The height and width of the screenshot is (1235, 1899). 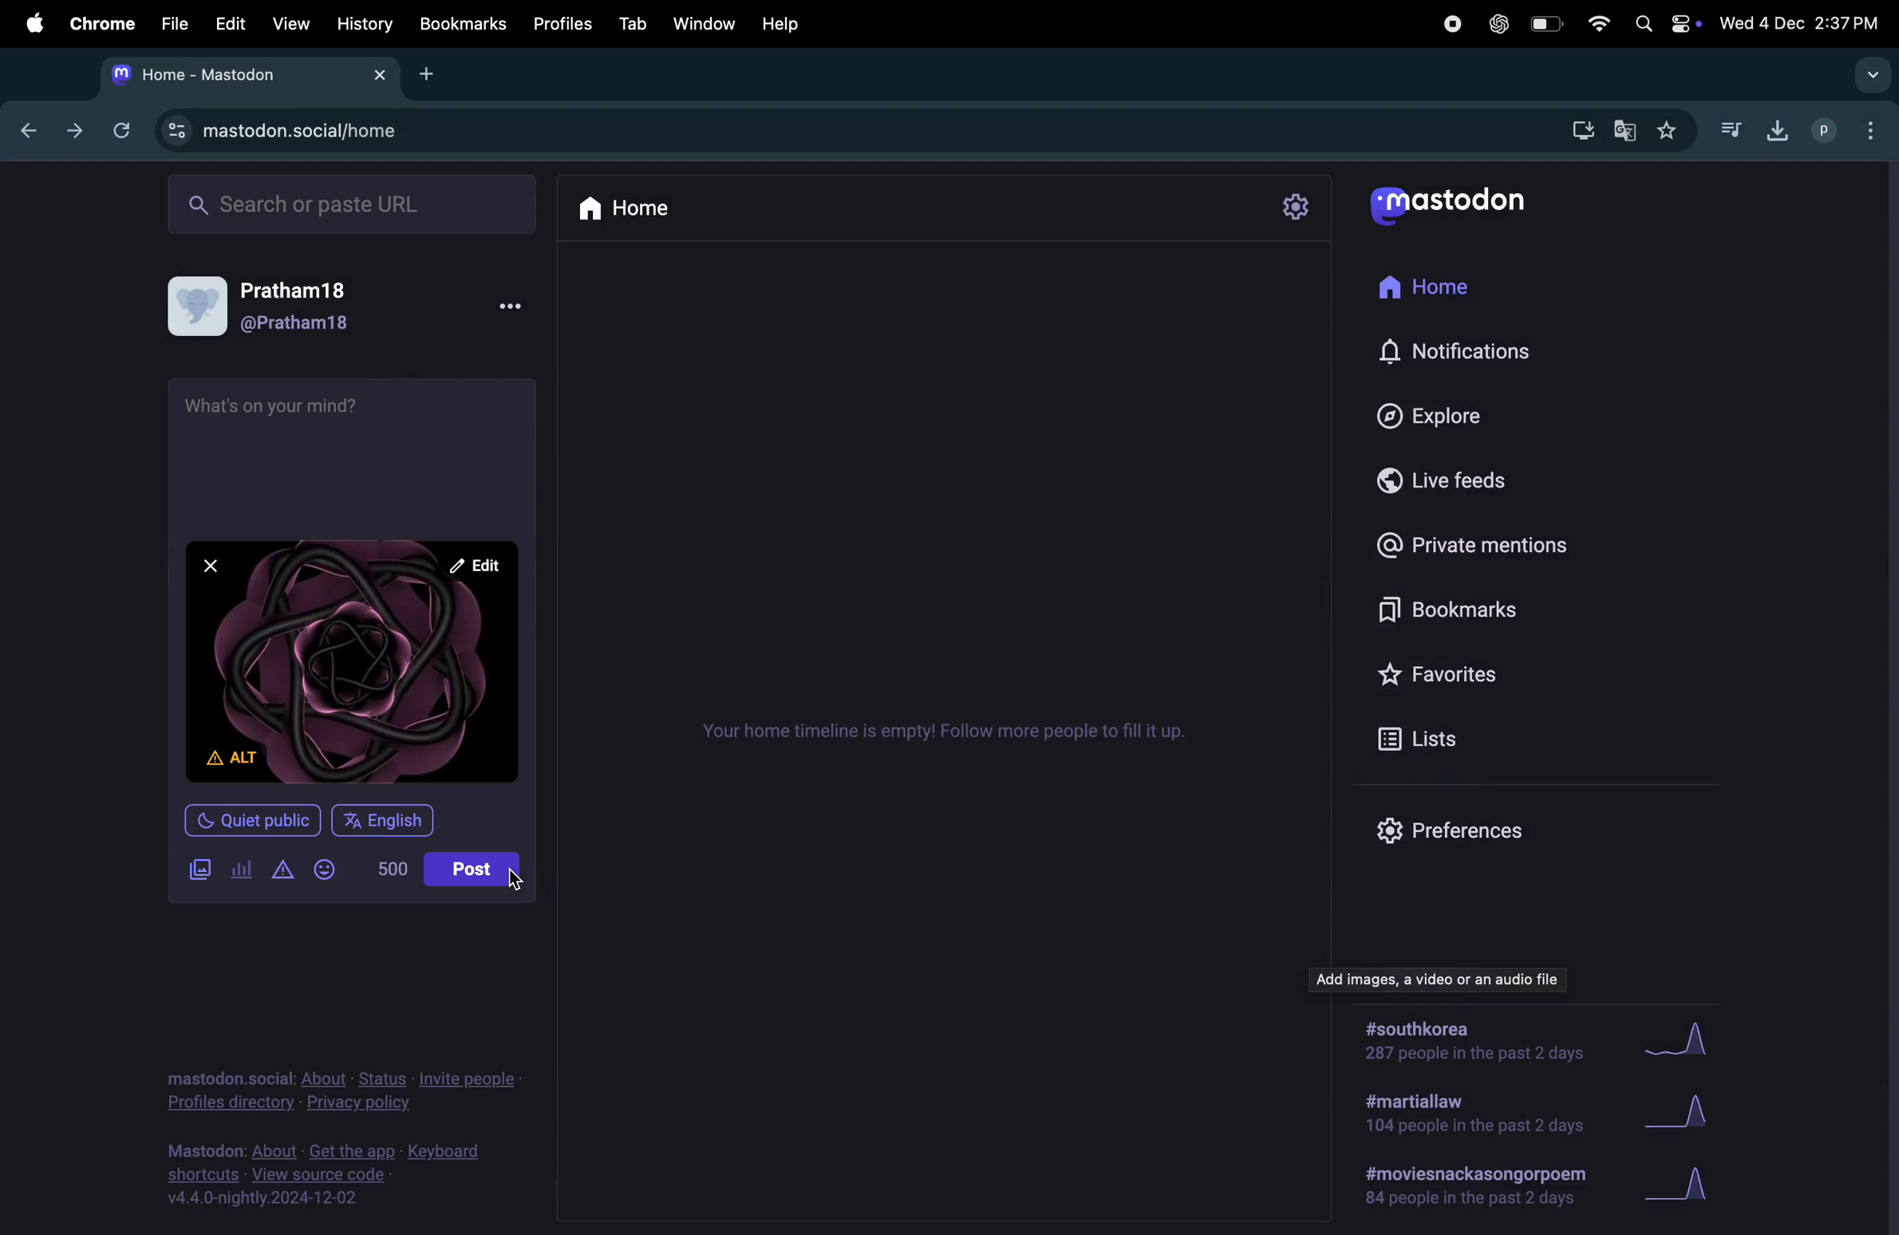 I want to click on Quiet public, so click(x=252, y=819).